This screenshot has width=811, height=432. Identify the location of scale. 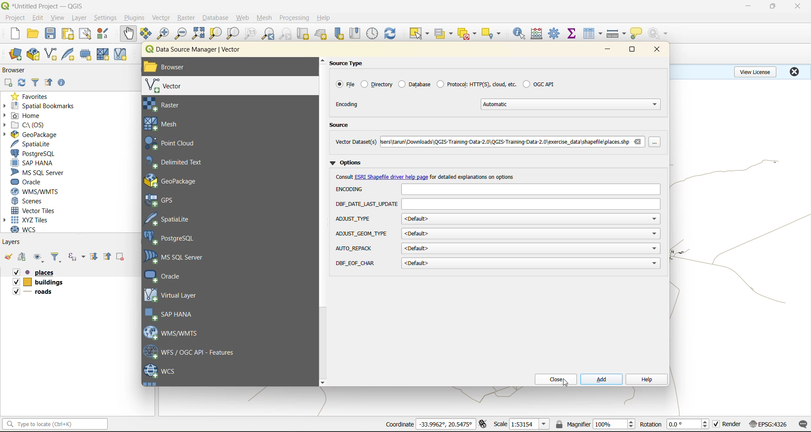
(529, 424).